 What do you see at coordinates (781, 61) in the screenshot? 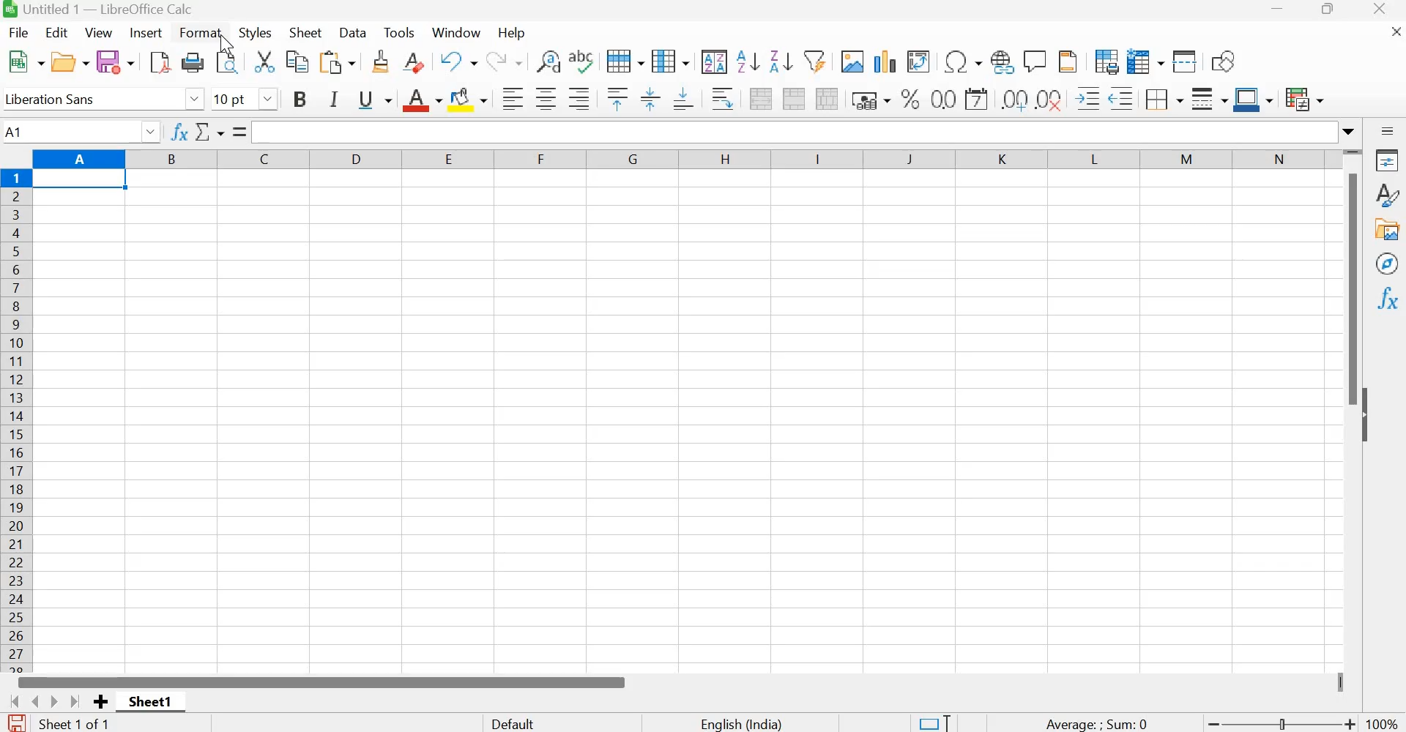
I see `Sort descending` at bounding box center [781, 61].